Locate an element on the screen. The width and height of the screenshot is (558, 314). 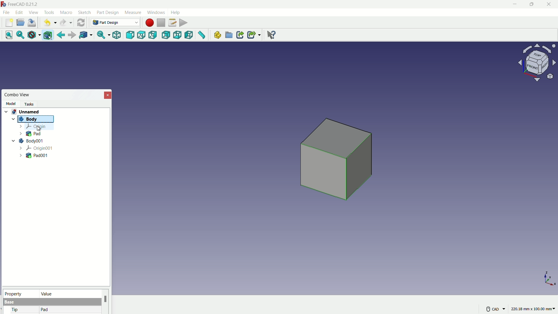
close app is located at coordinates (549, 4).